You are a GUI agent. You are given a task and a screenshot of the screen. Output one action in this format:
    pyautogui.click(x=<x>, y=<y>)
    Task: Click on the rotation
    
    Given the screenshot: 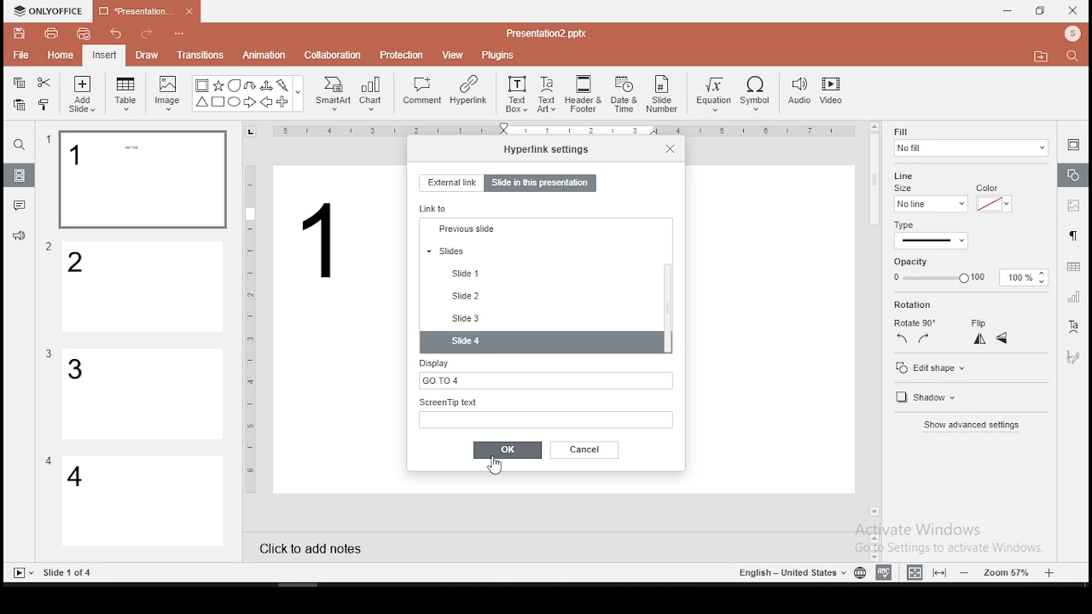 What is the action you would take?
    pyautogui.click(x=941, y=305)
    